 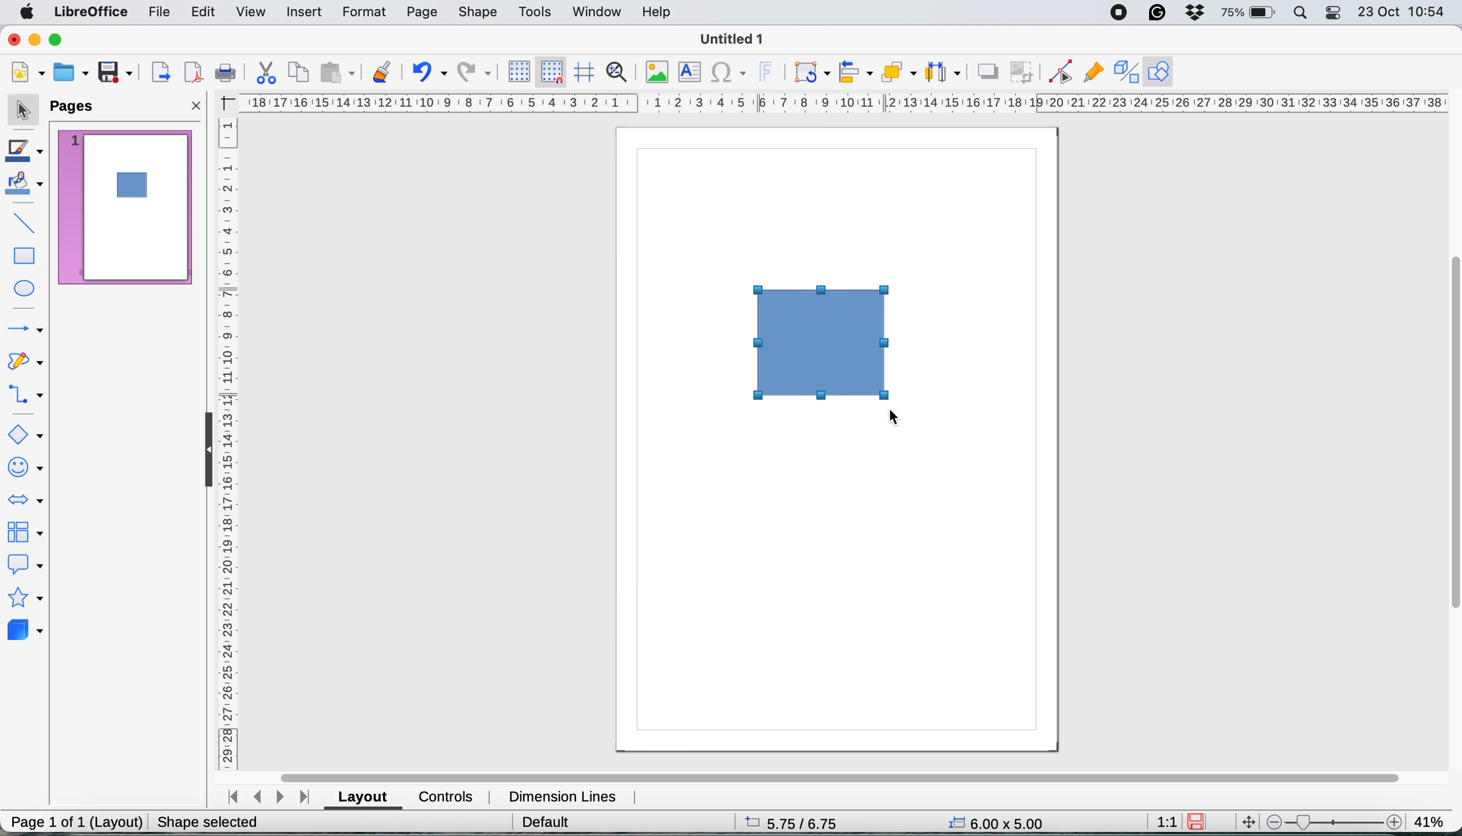 I want to click on crop image, so click(x=1022, y=73).